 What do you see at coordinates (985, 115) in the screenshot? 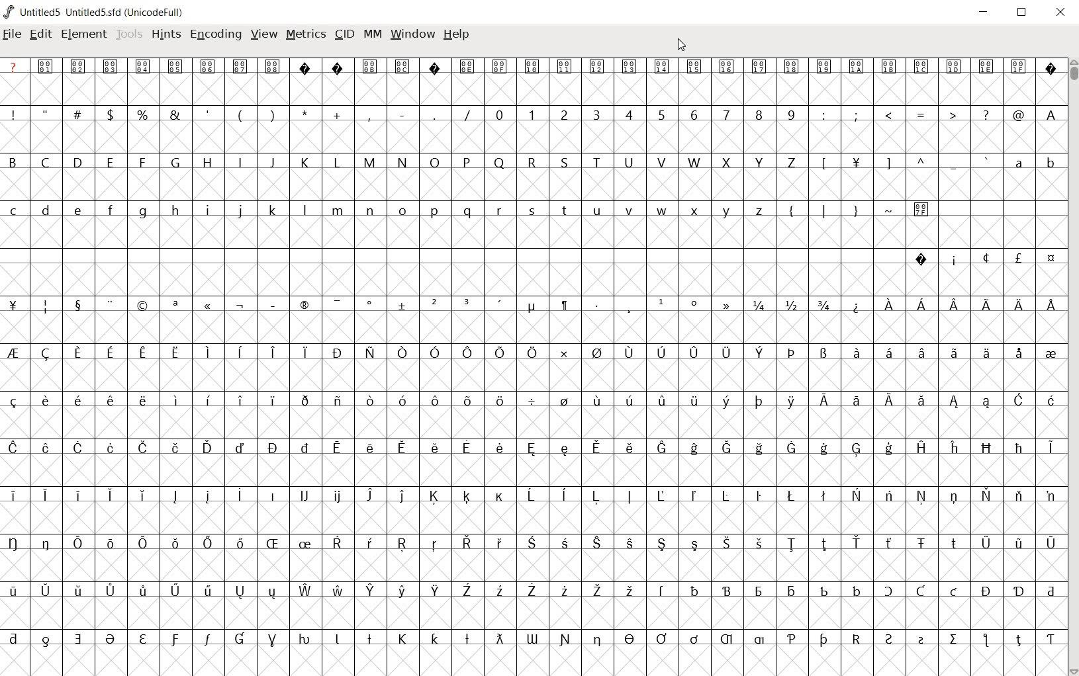
I see `?` at bounding box center [985, 115].